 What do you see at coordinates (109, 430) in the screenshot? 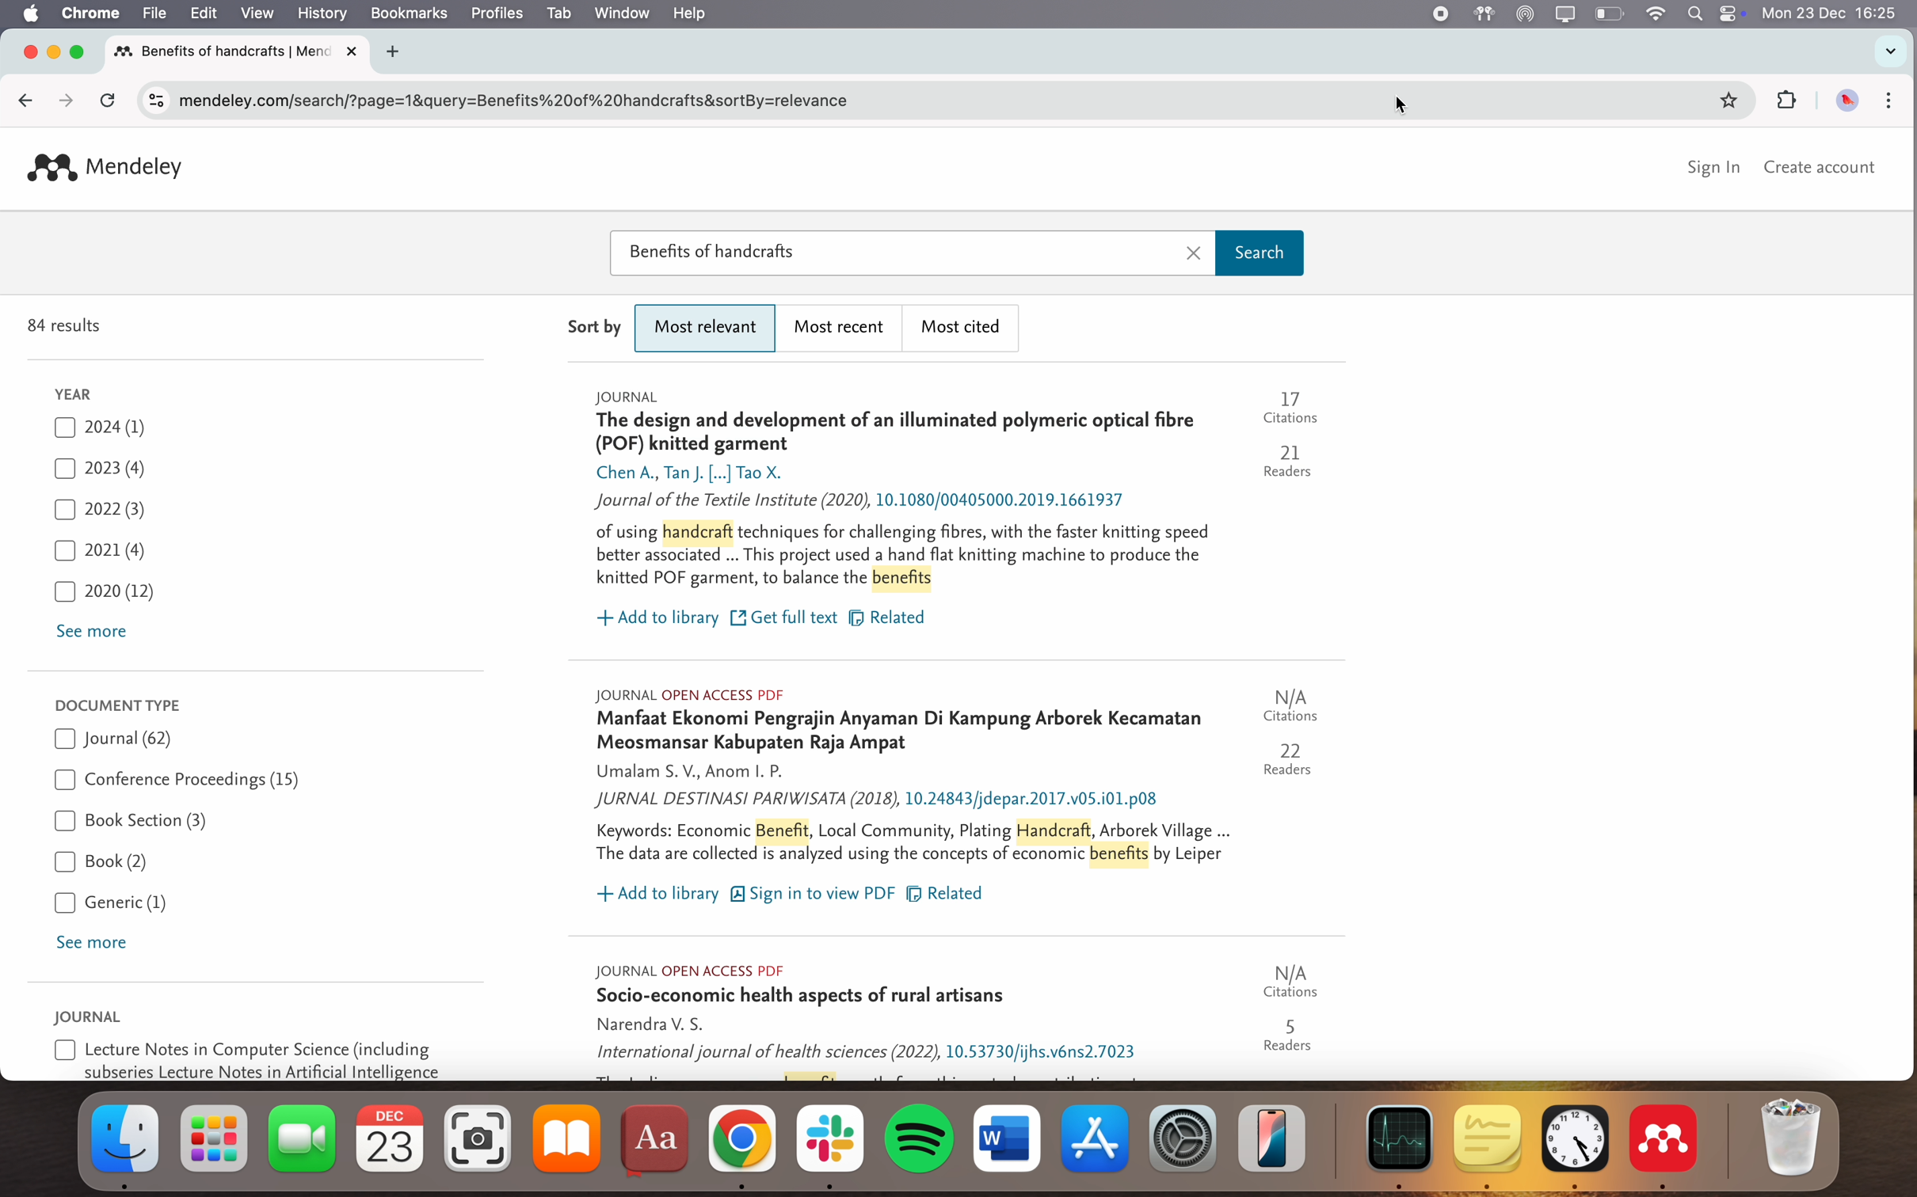
I see `2024` at bounding box center [109, 430].